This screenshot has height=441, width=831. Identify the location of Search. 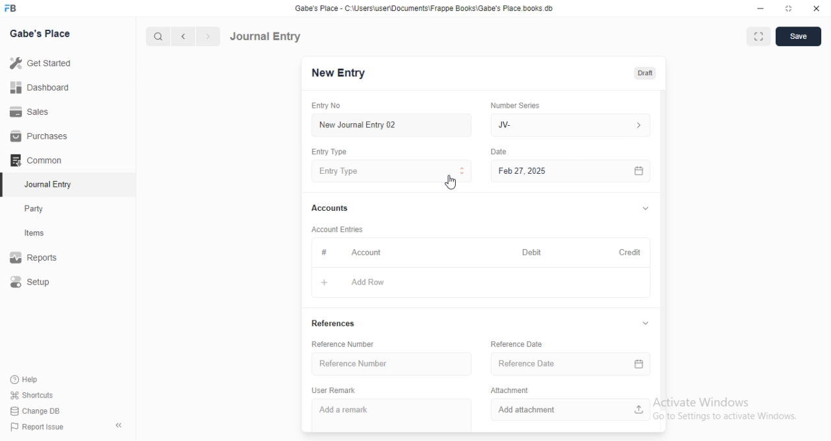
(155, 36).